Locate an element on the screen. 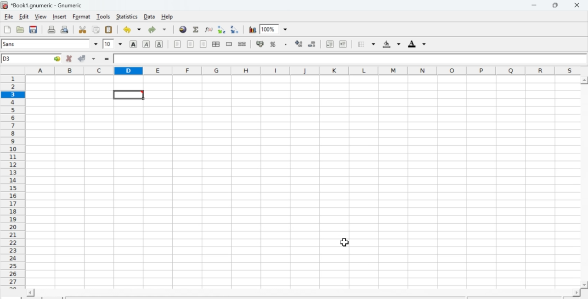 This screenshot has height=299, width=588. Print preview is located at coordinates (66, 29).